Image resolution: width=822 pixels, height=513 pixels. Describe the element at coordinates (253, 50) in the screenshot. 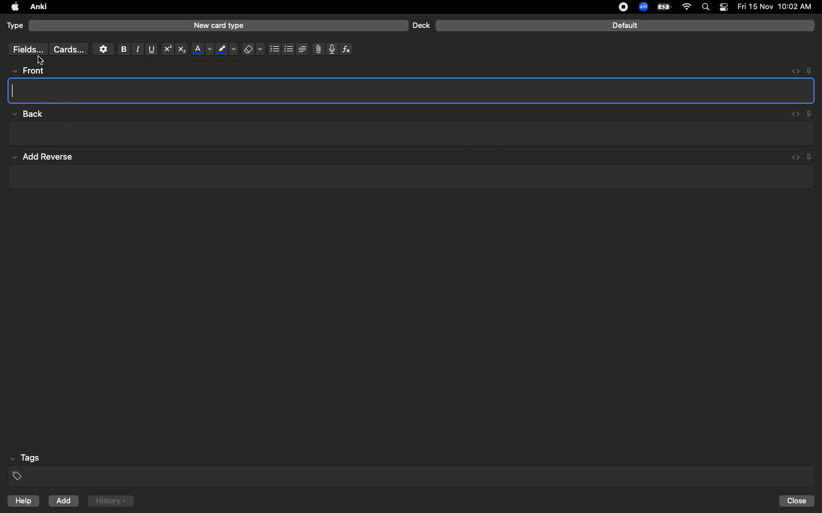

I see `Eraser` at that location.